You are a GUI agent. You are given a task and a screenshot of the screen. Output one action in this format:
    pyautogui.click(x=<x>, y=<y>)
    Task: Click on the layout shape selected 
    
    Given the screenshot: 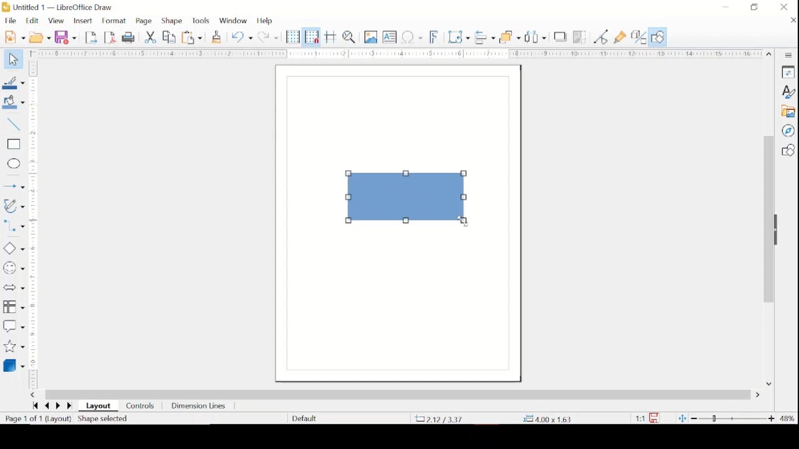 What is the action you would take?
    pyautogui.click(x=87, y=419)
    